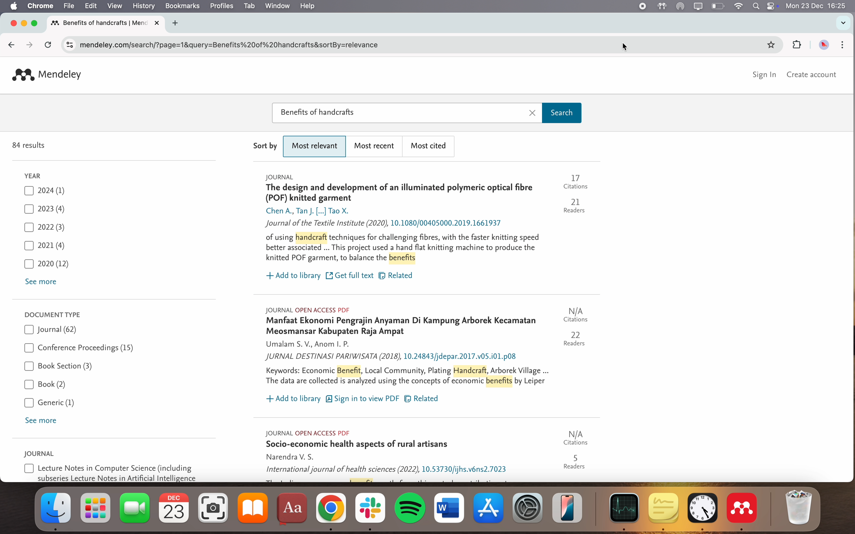 Image resolution: width=855 pixels, height=534 pixels. I want to click on 2020, so click(47, 265).